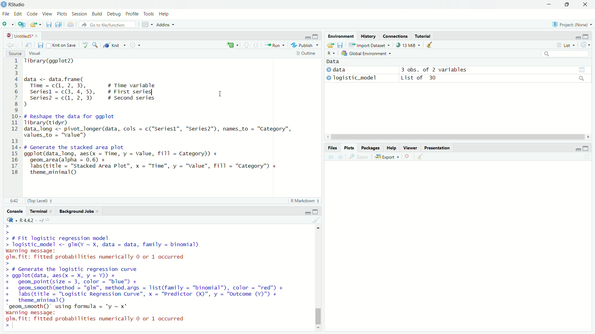  What do you see at coordinates (232, 45) in the screenshot?
I see `add` at bounding box center [232, 45].